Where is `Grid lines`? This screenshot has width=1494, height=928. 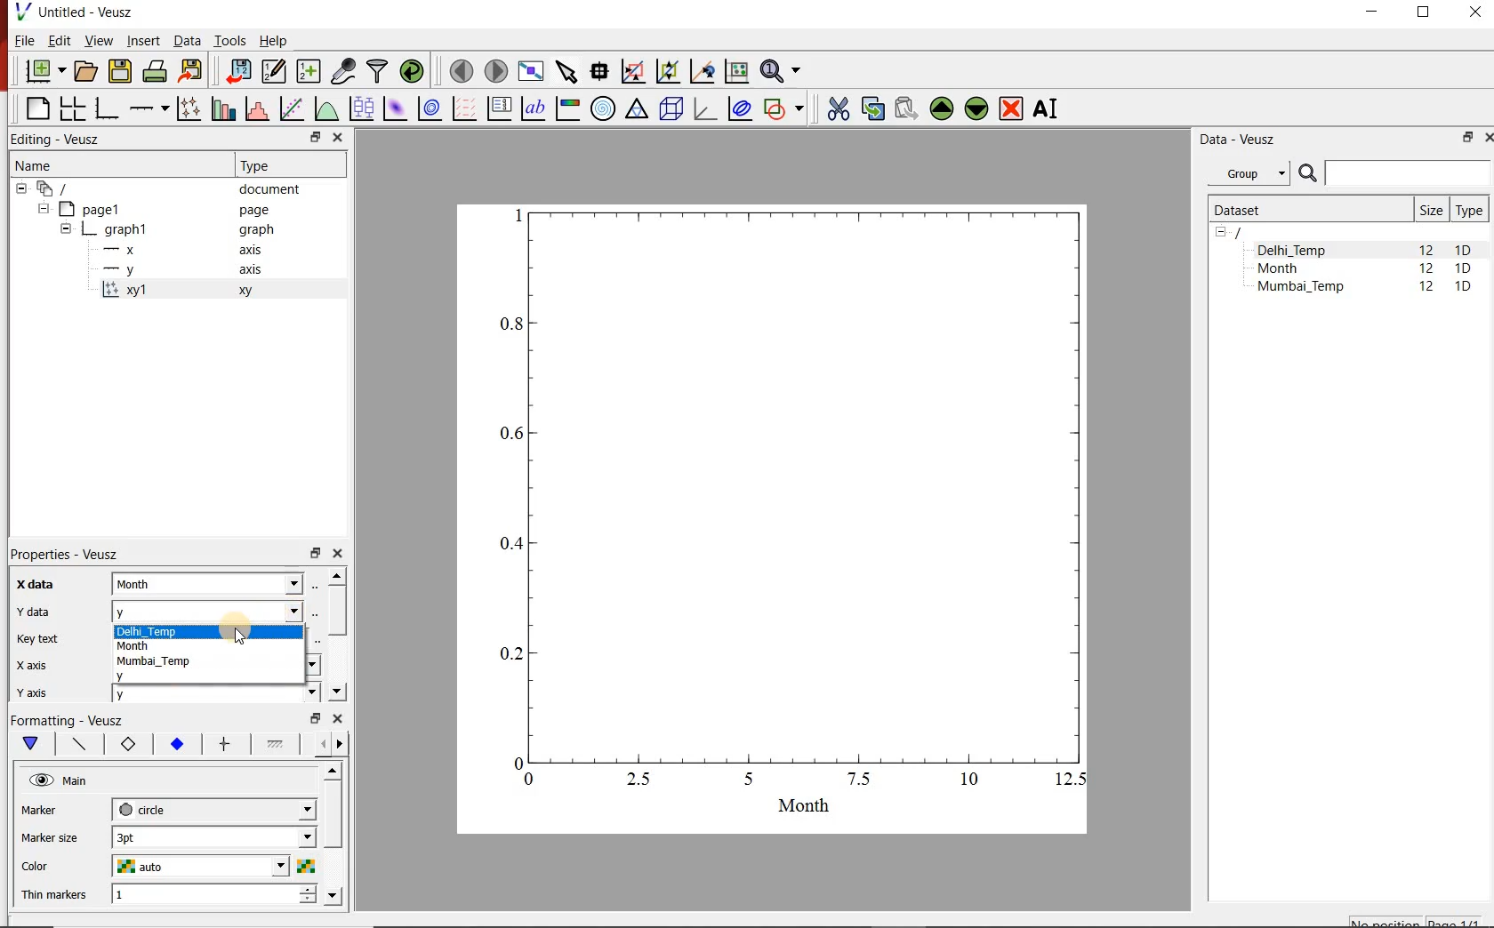 Grid lines is located at coordinates (332, 746).